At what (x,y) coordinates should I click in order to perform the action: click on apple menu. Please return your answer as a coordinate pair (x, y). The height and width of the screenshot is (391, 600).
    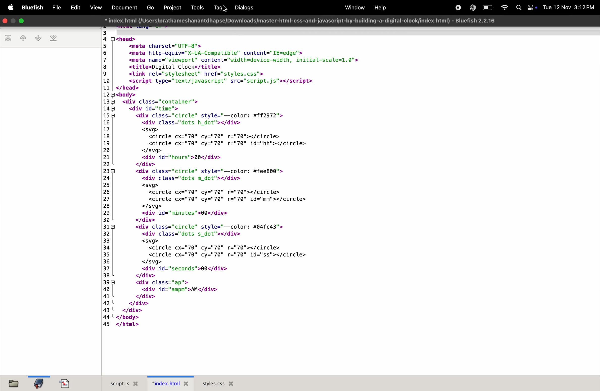
    Looking at the image, I should click on (10, 8).